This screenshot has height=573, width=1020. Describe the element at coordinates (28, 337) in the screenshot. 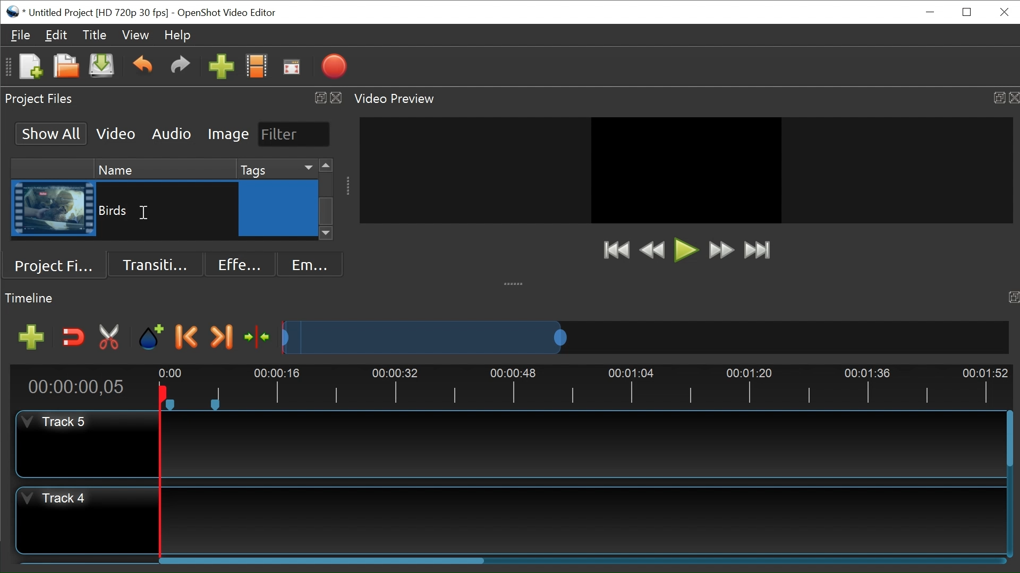

I see `Add Track` at that location.